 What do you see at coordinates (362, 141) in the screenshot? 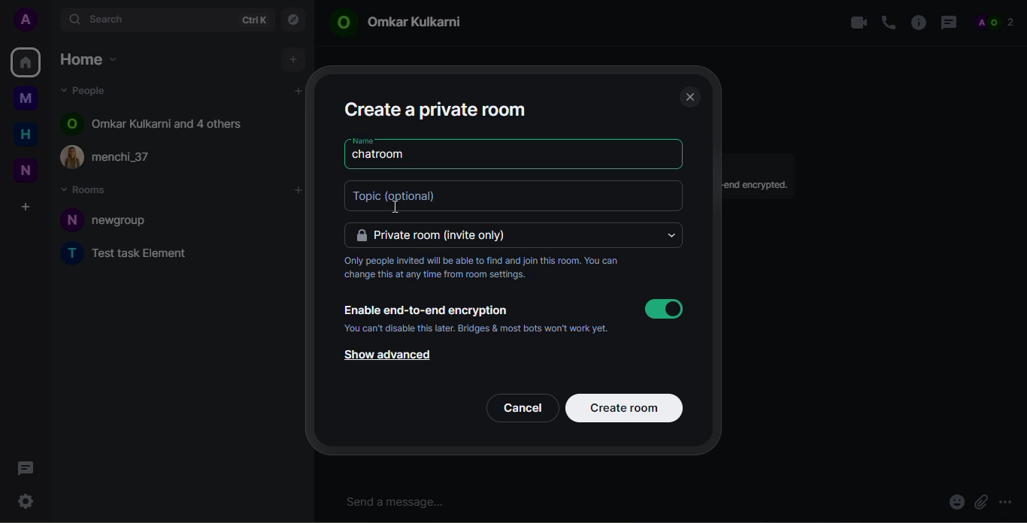
I see `name` at bounding box center [362, 141].